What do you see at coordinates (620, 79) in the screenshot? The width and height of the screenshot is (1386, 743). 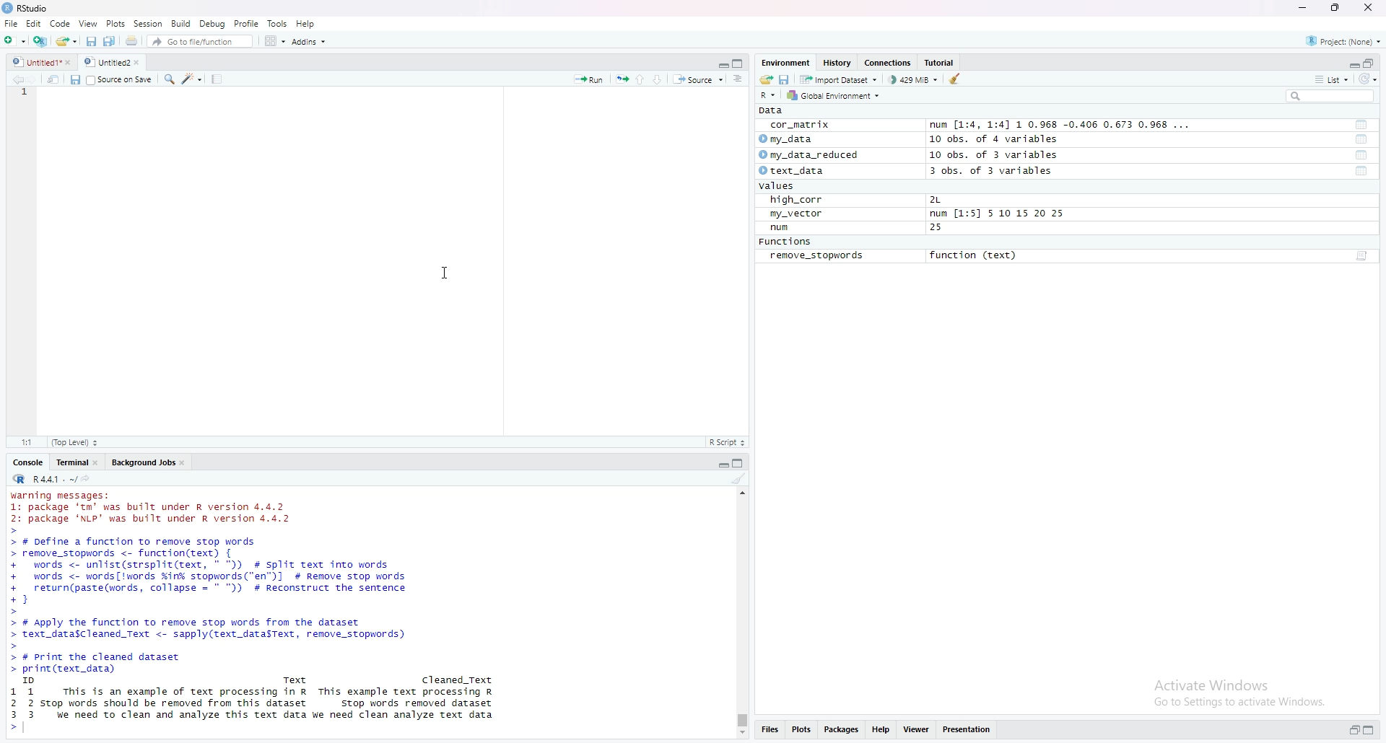 I see `re-run` at bounding box center [620, 79].